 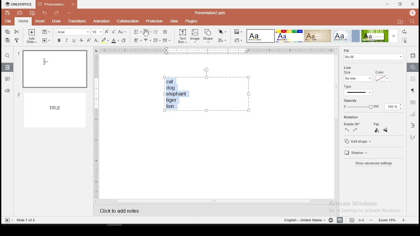 I want to click on protection, so click(x=154, y=21).